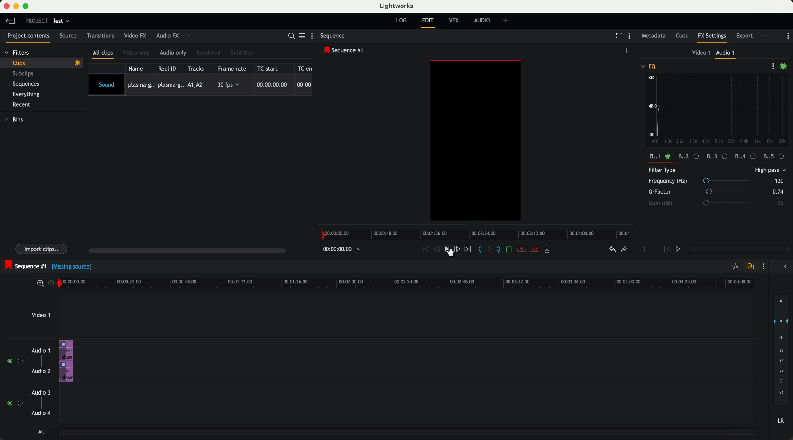 The height and width of the screenshot is (440, 793). What do you see at coordinates (303, 36) in the screenshot?
I see `toggle between list and toggle view` at bounding box center [303, 36].